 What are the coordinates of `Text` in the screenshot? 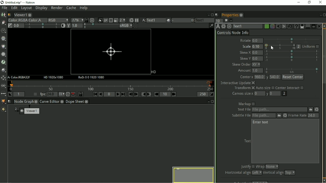 It's located at (243, 26).